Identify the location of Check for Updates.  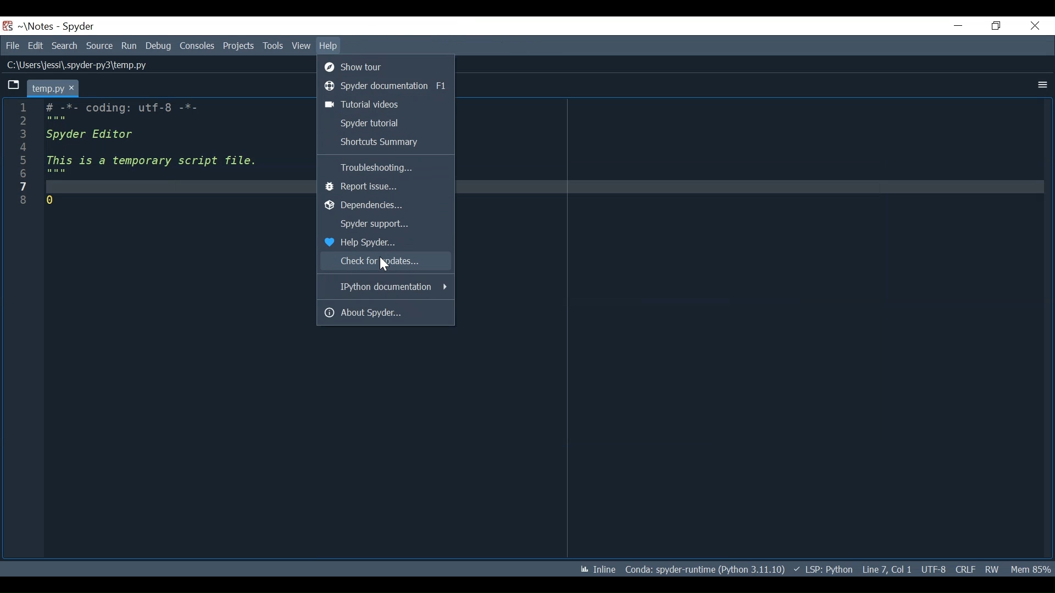
(384, 261).